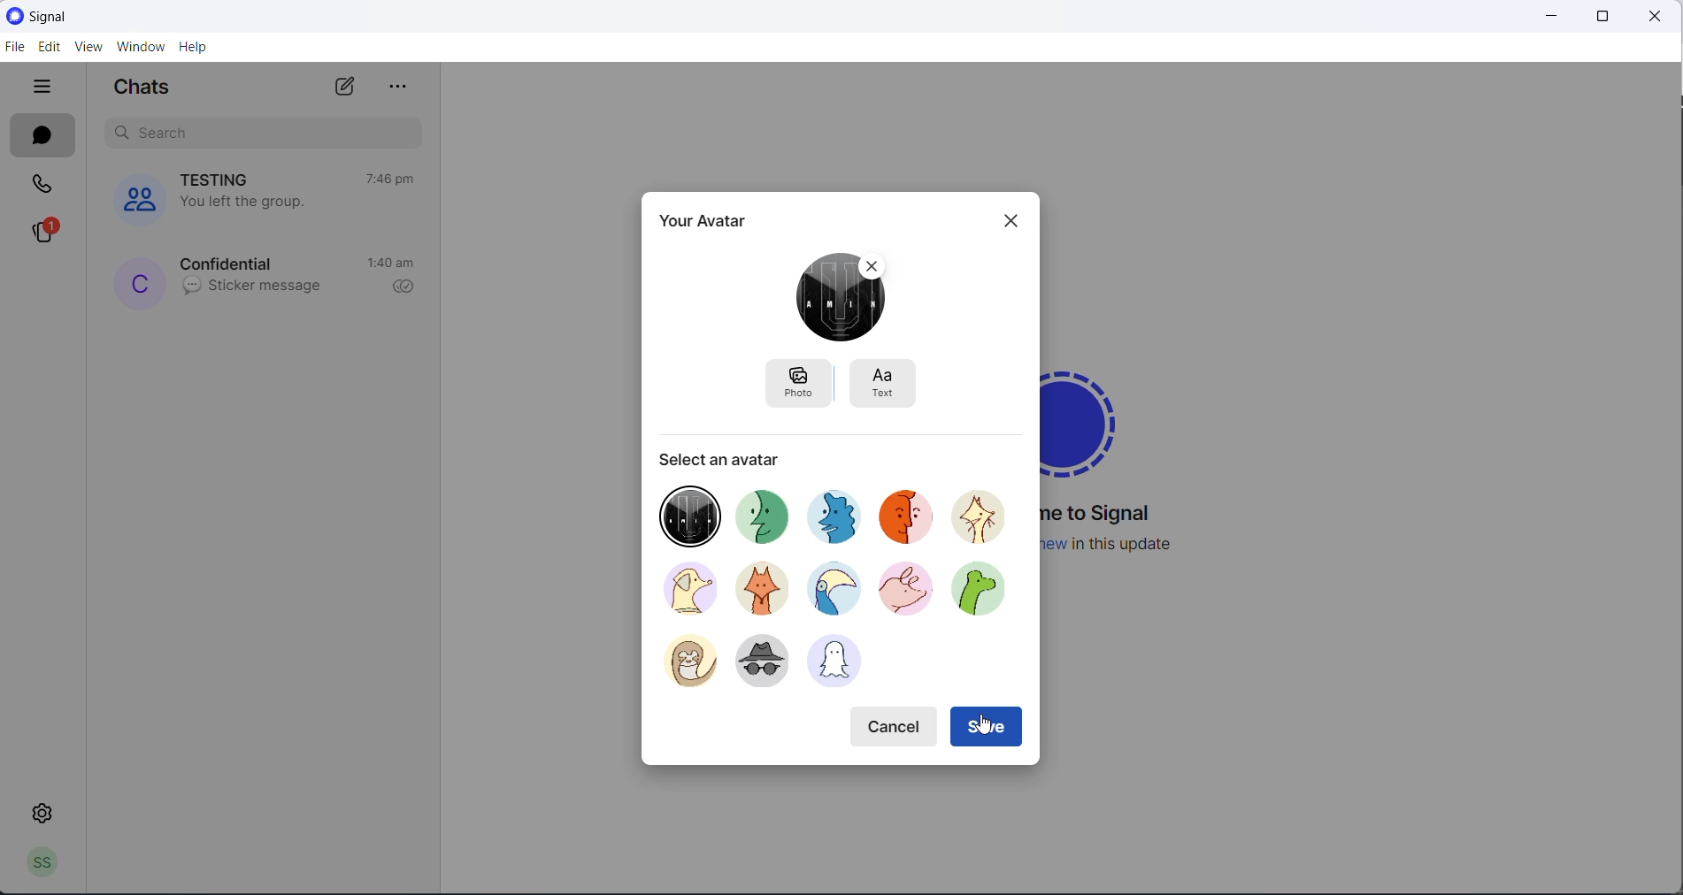 Image resolution: width=1683 pixels, height=895 pixels. Describe the element at coordinates (46, 88) in the screenshot. I see `close tabs` at that location.